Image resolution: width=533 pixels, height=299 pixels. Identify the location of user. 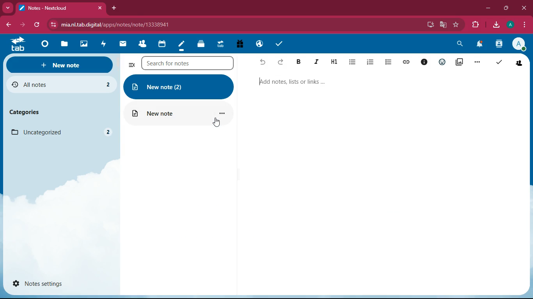
(499, 44).